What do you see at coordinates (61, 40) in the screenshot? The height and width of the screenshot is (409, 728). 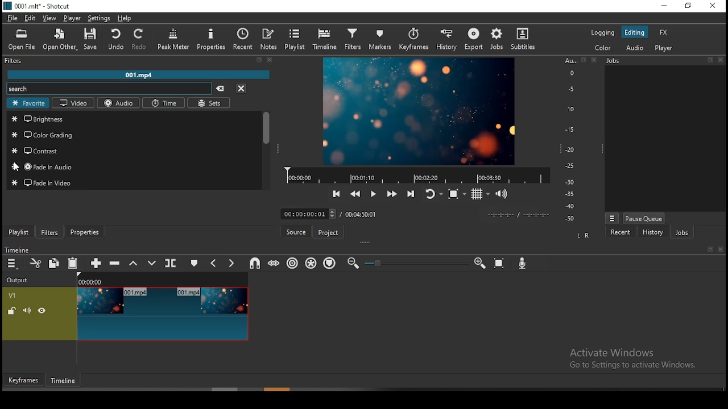 I see `open other` at bounding box center [61, 40].